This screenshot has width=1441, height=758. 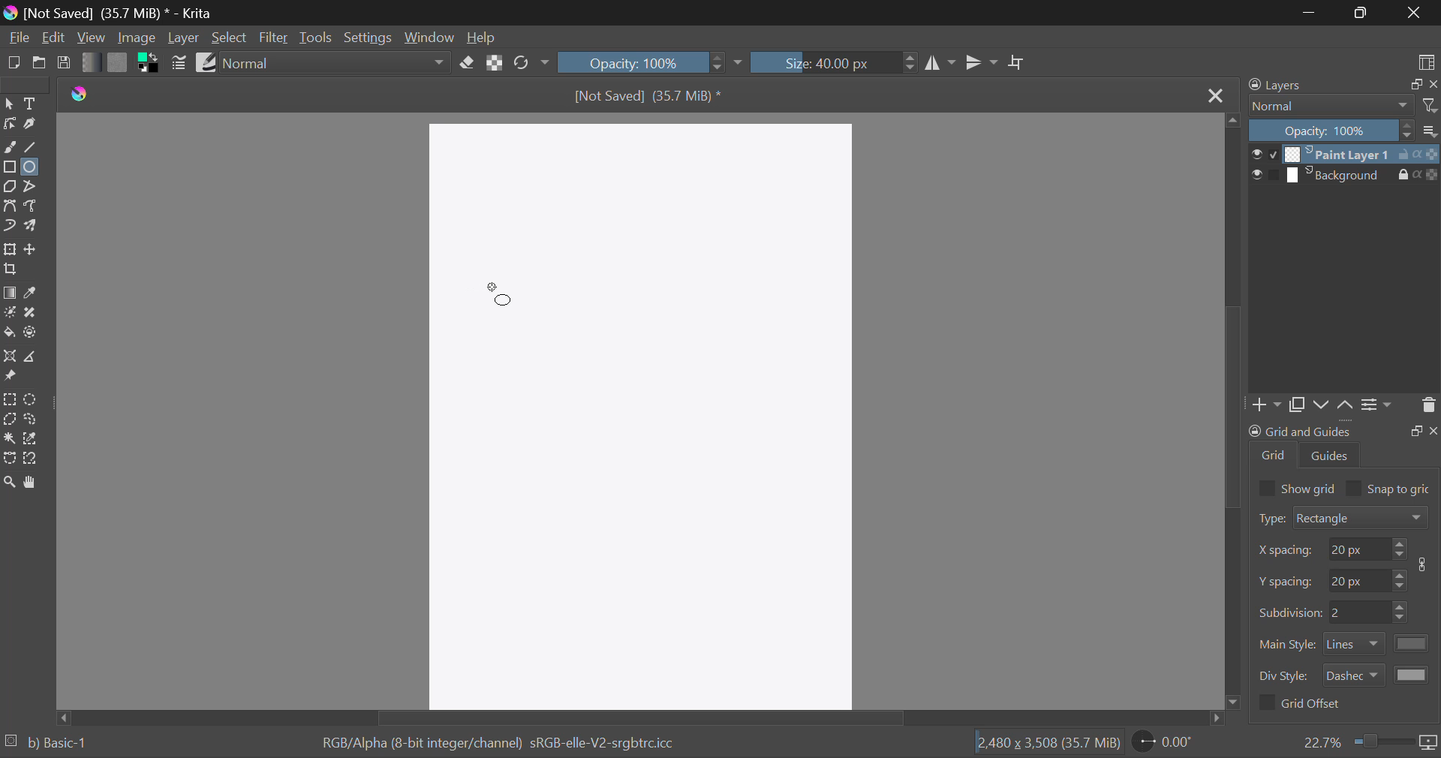 I want to click on Zoom, so click(x=10, y=481).